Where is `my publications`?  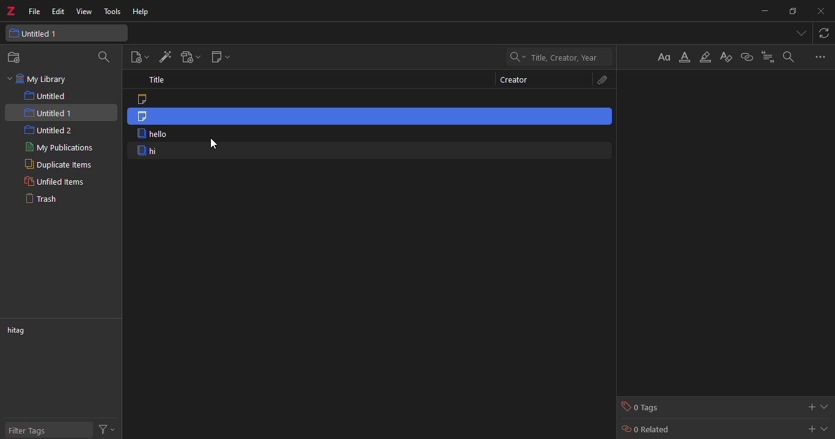 my publications is located at coordinates (60, 147).